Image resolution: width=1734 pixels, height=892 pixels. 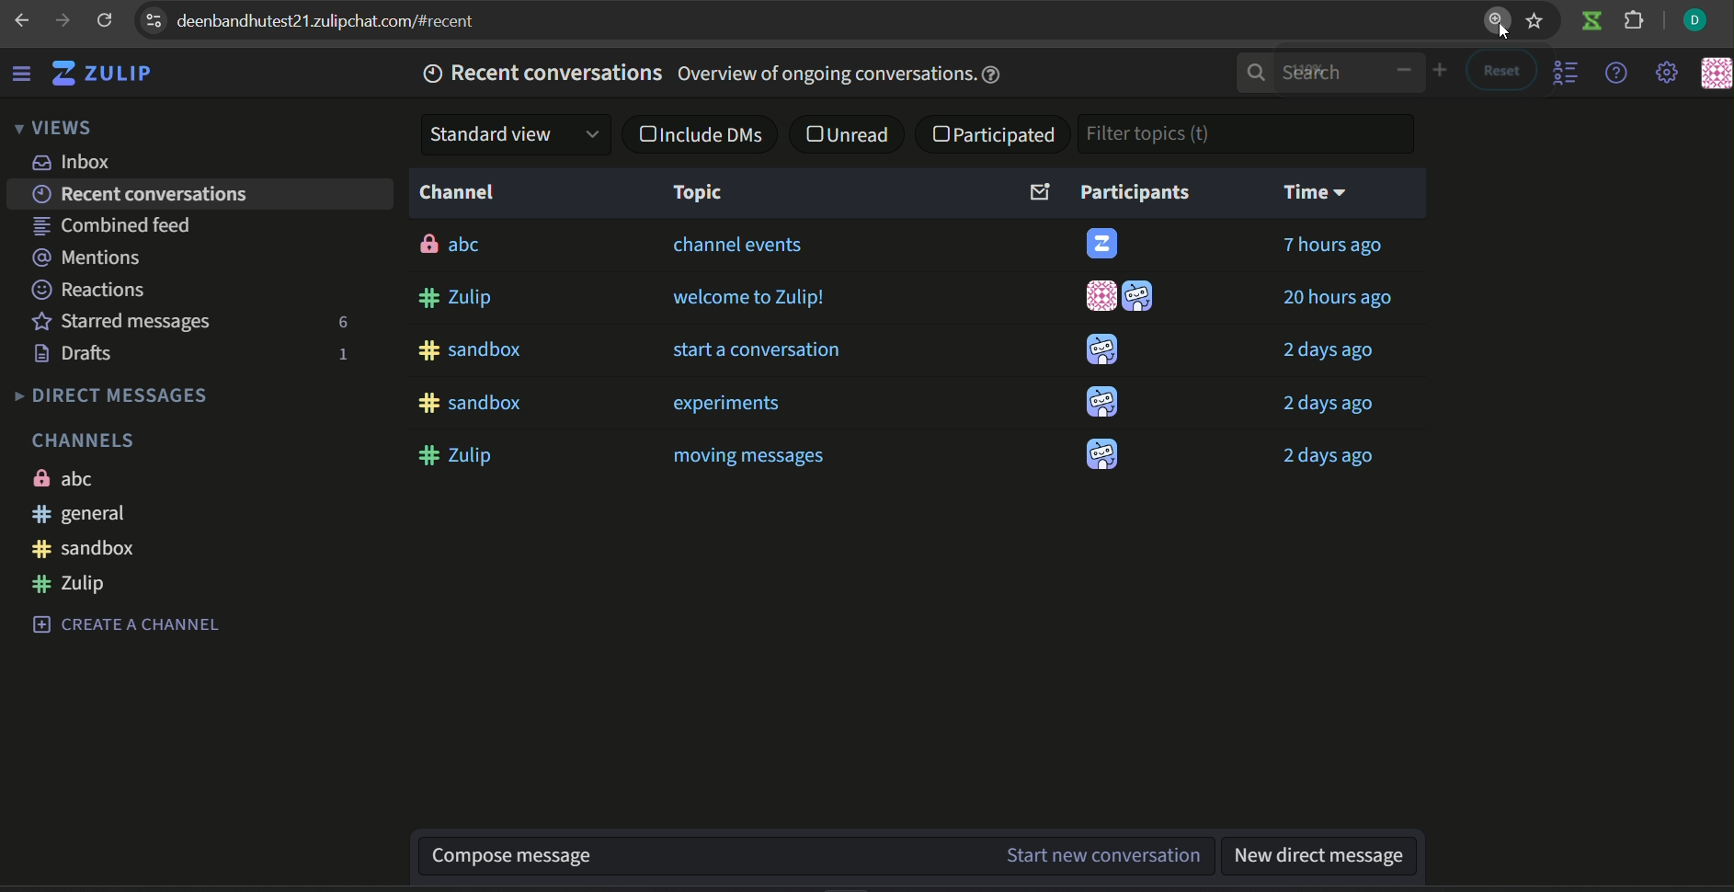 I want to click on moving messages, so click(x=751, y=456).